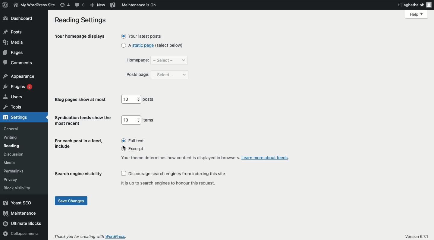 Image resolution: width=434 pixels, height=240 pixels. Describe the element at coordinates (82, 21) in the screenshot. I see `reading settings` at that location.